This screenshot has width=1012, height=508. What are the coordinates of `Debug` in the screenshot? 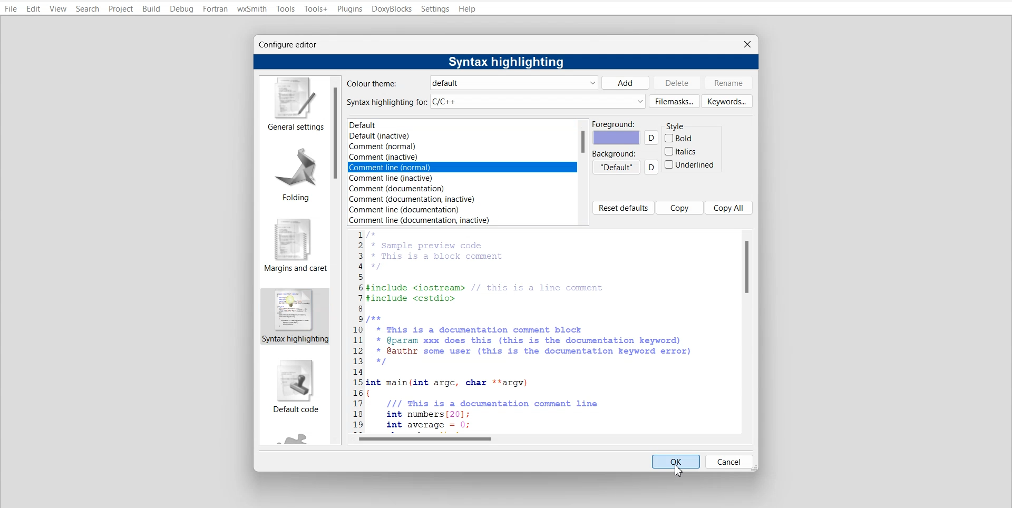 It's located at (182, 9).